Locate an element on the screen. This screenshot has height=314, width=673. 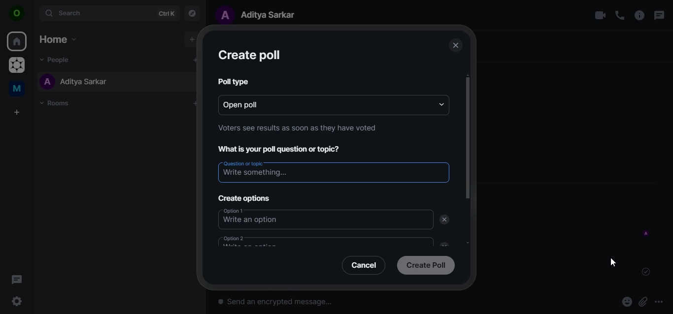
view profile is located at coordinates (17, 14).